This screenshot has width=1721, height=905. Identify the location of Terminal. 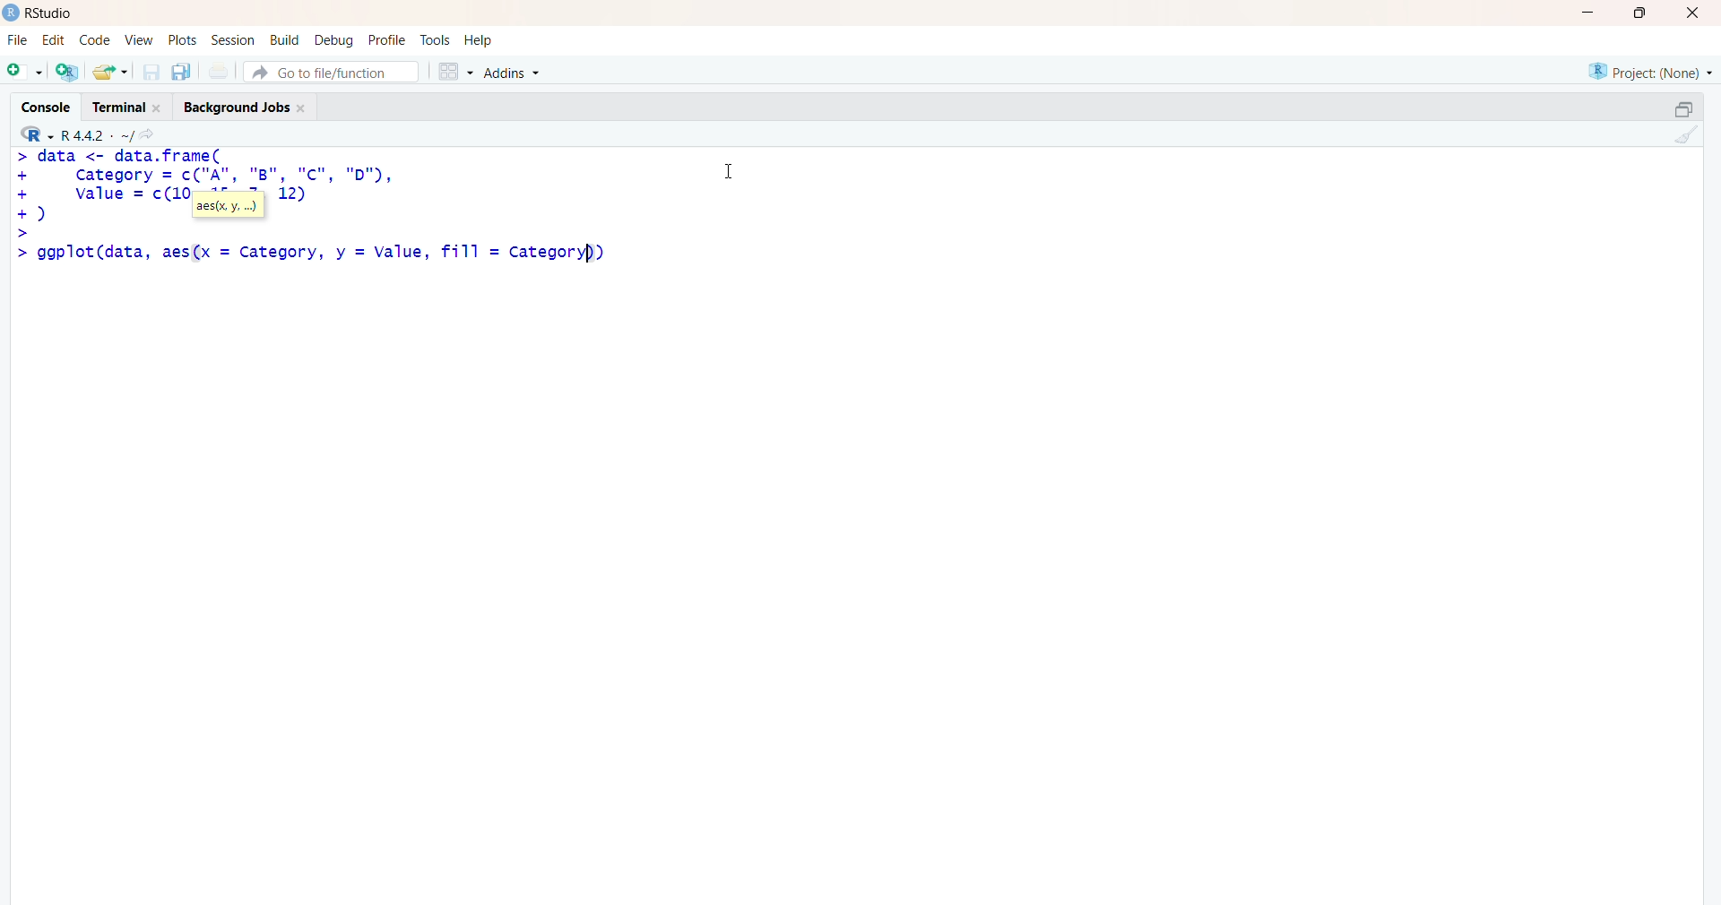
(124, 105).